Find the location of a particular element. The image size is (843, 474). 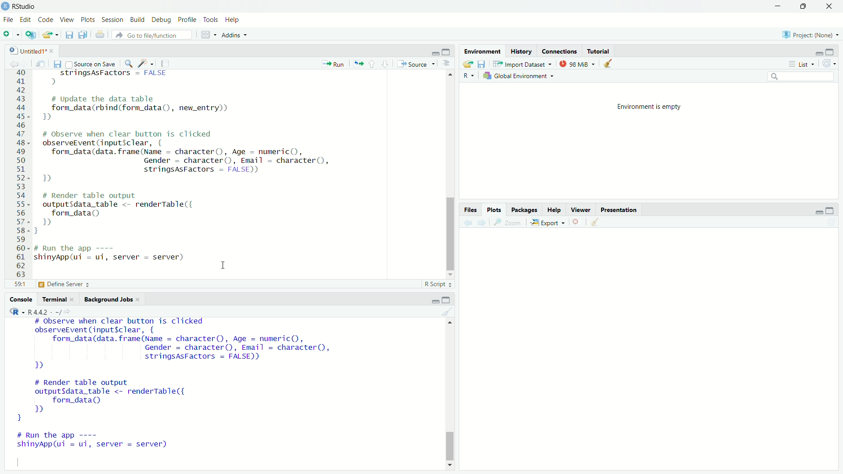

59:1 is located at coordinates (19, 286).